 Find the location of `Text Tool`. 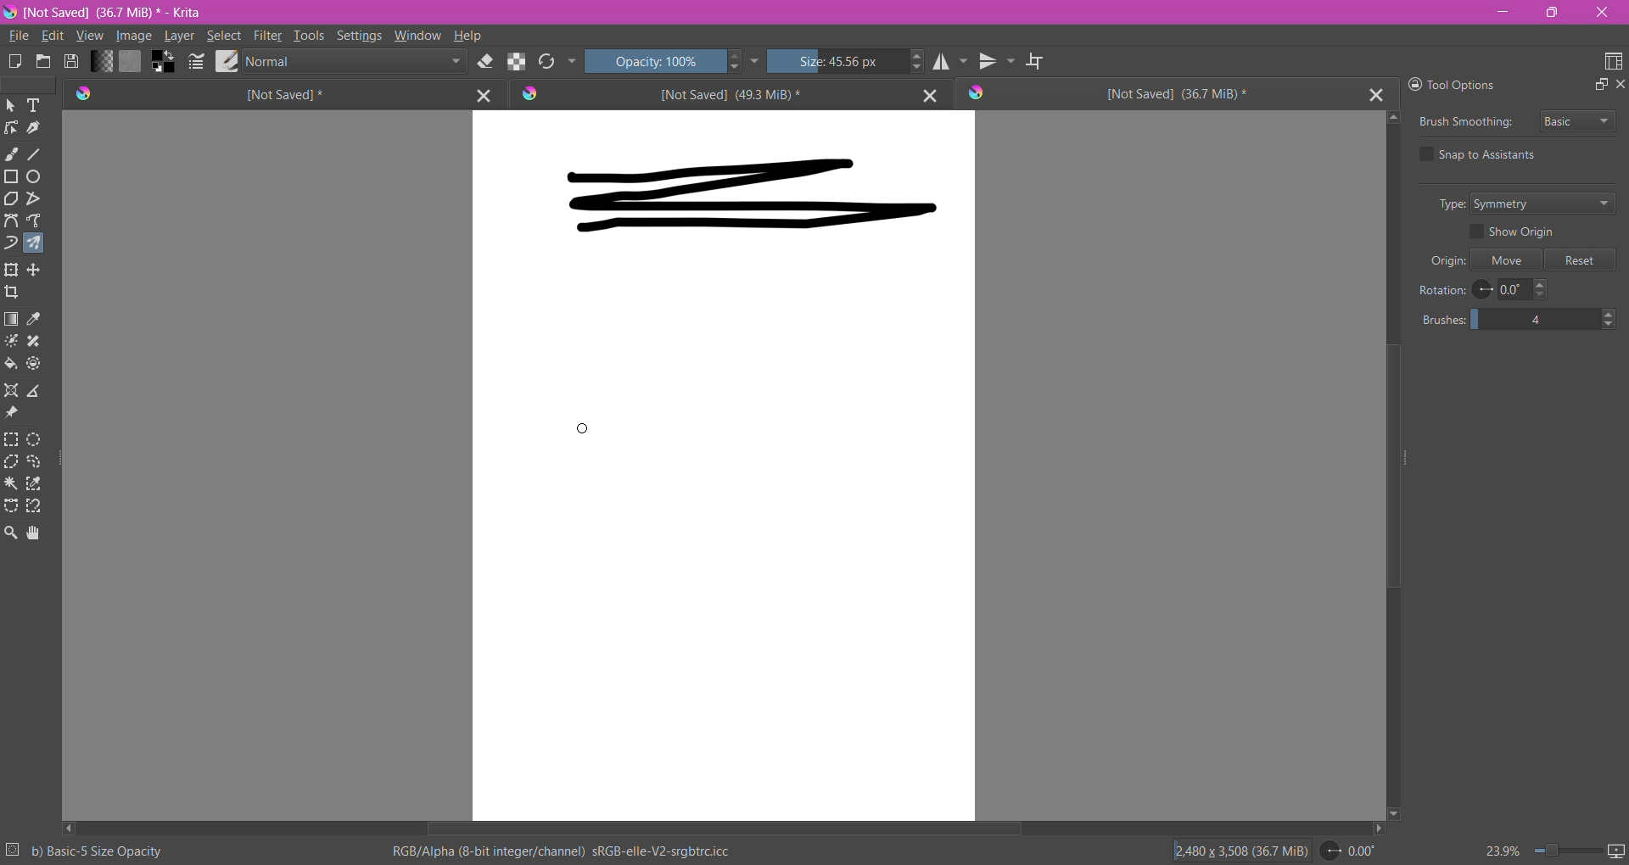

Text Tool is located at coordinates (34, 106).